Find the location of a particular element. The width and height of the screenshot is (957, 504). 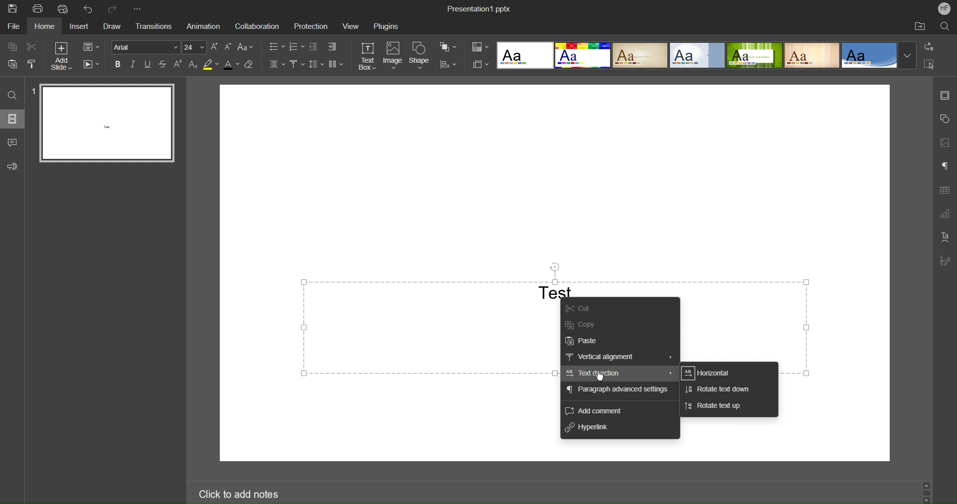

Superscript is located at coordinates (178, 65).